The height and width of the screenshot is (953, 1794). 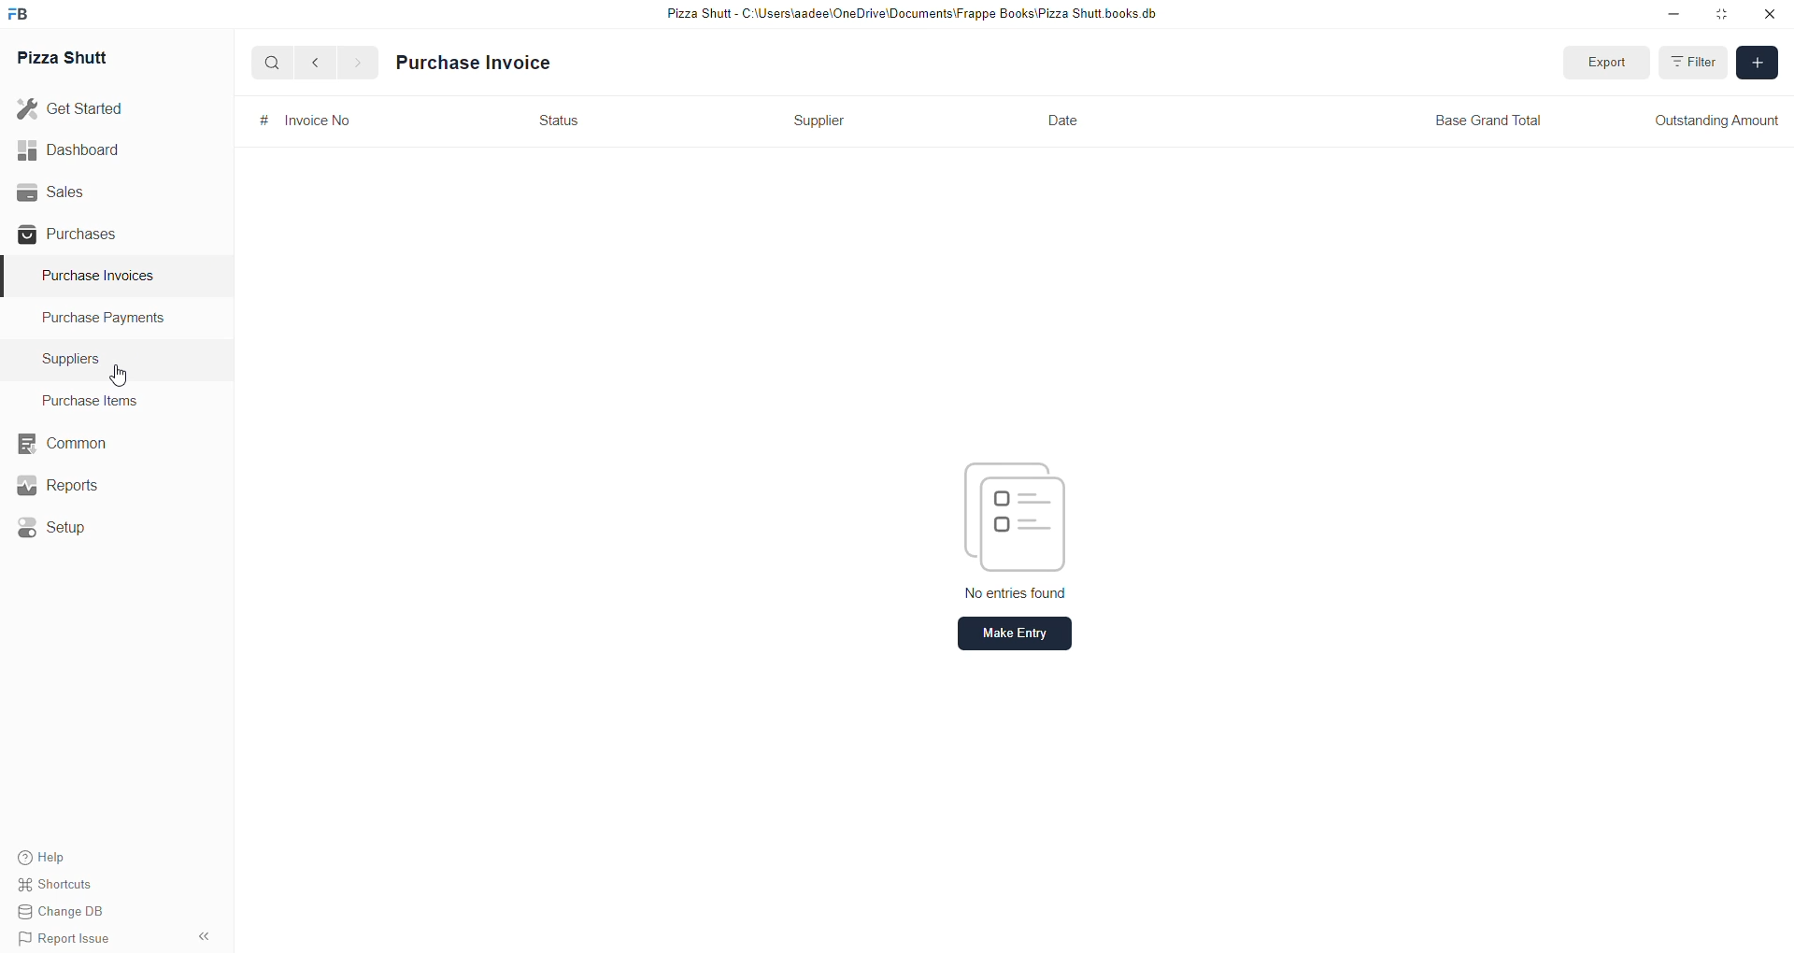 What do you see at coordinates (564, 121) in the screenshot?
I see `Status` at bounding box center [564, 121].